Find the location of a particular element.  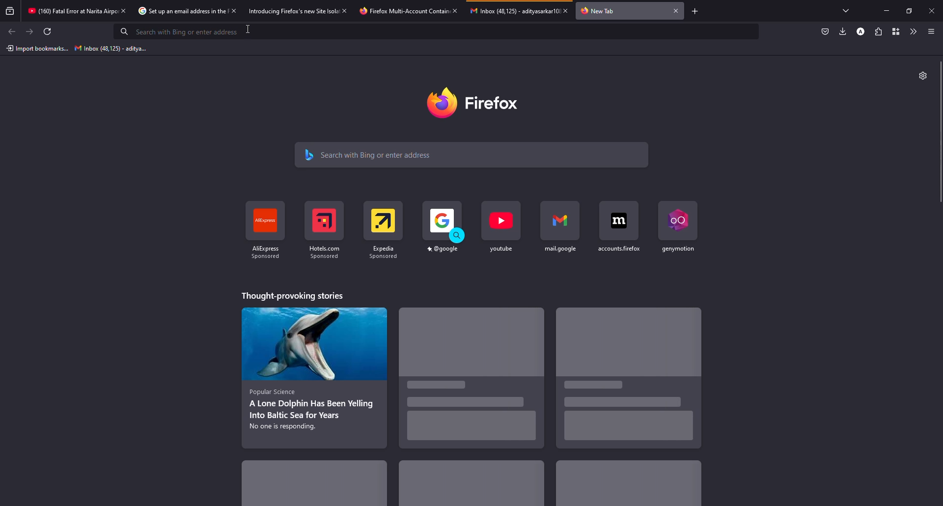

extensions is located at coordinates (878, 31).